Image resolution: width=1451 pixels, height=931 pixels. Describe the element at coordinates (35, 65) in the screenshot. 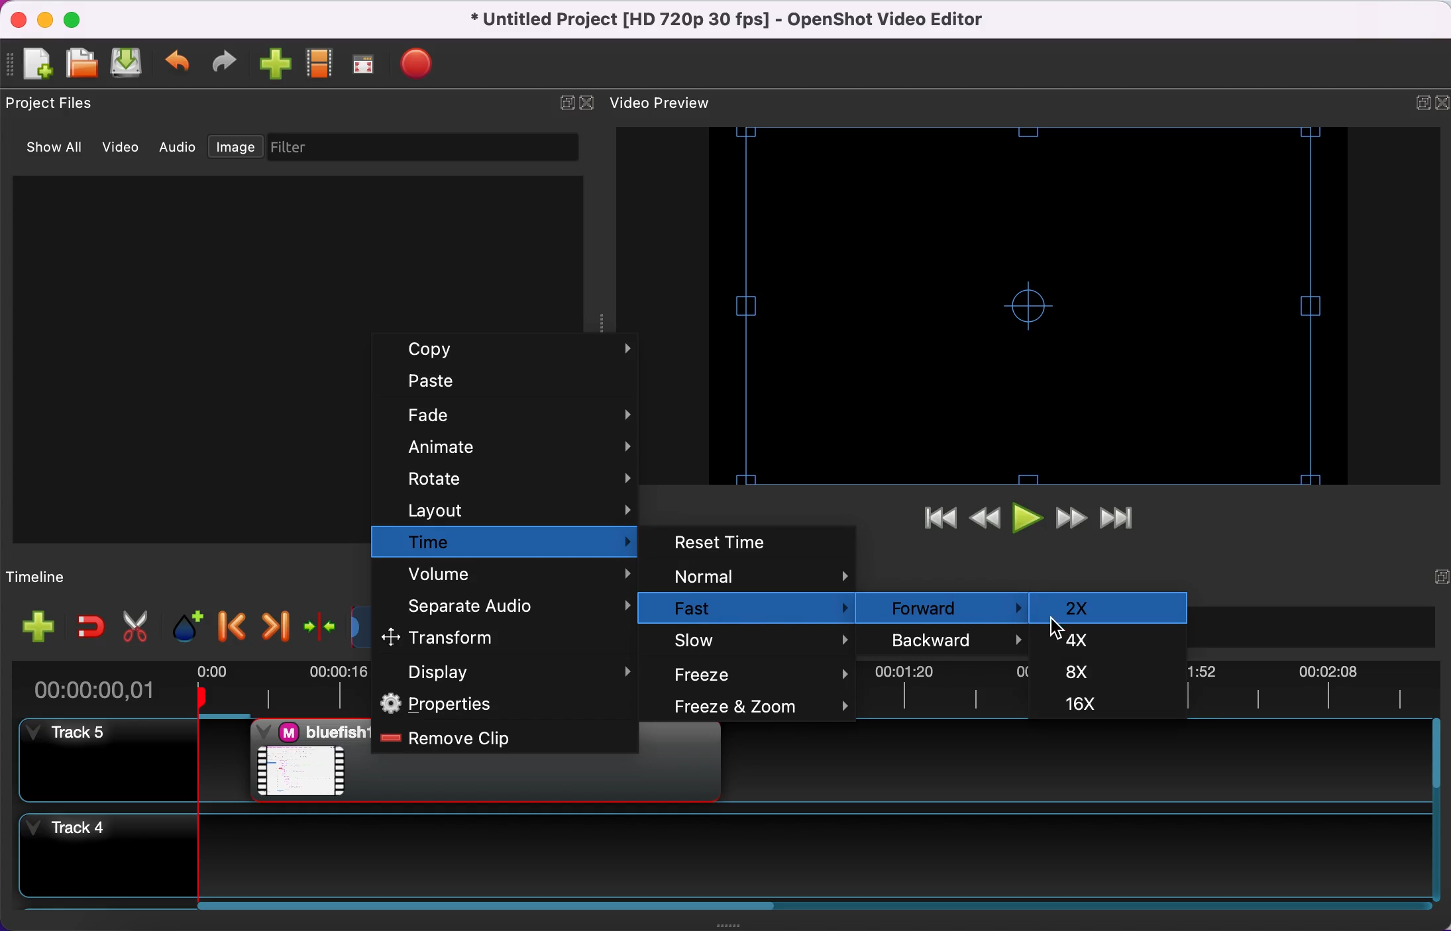

I see `add file` at that location.